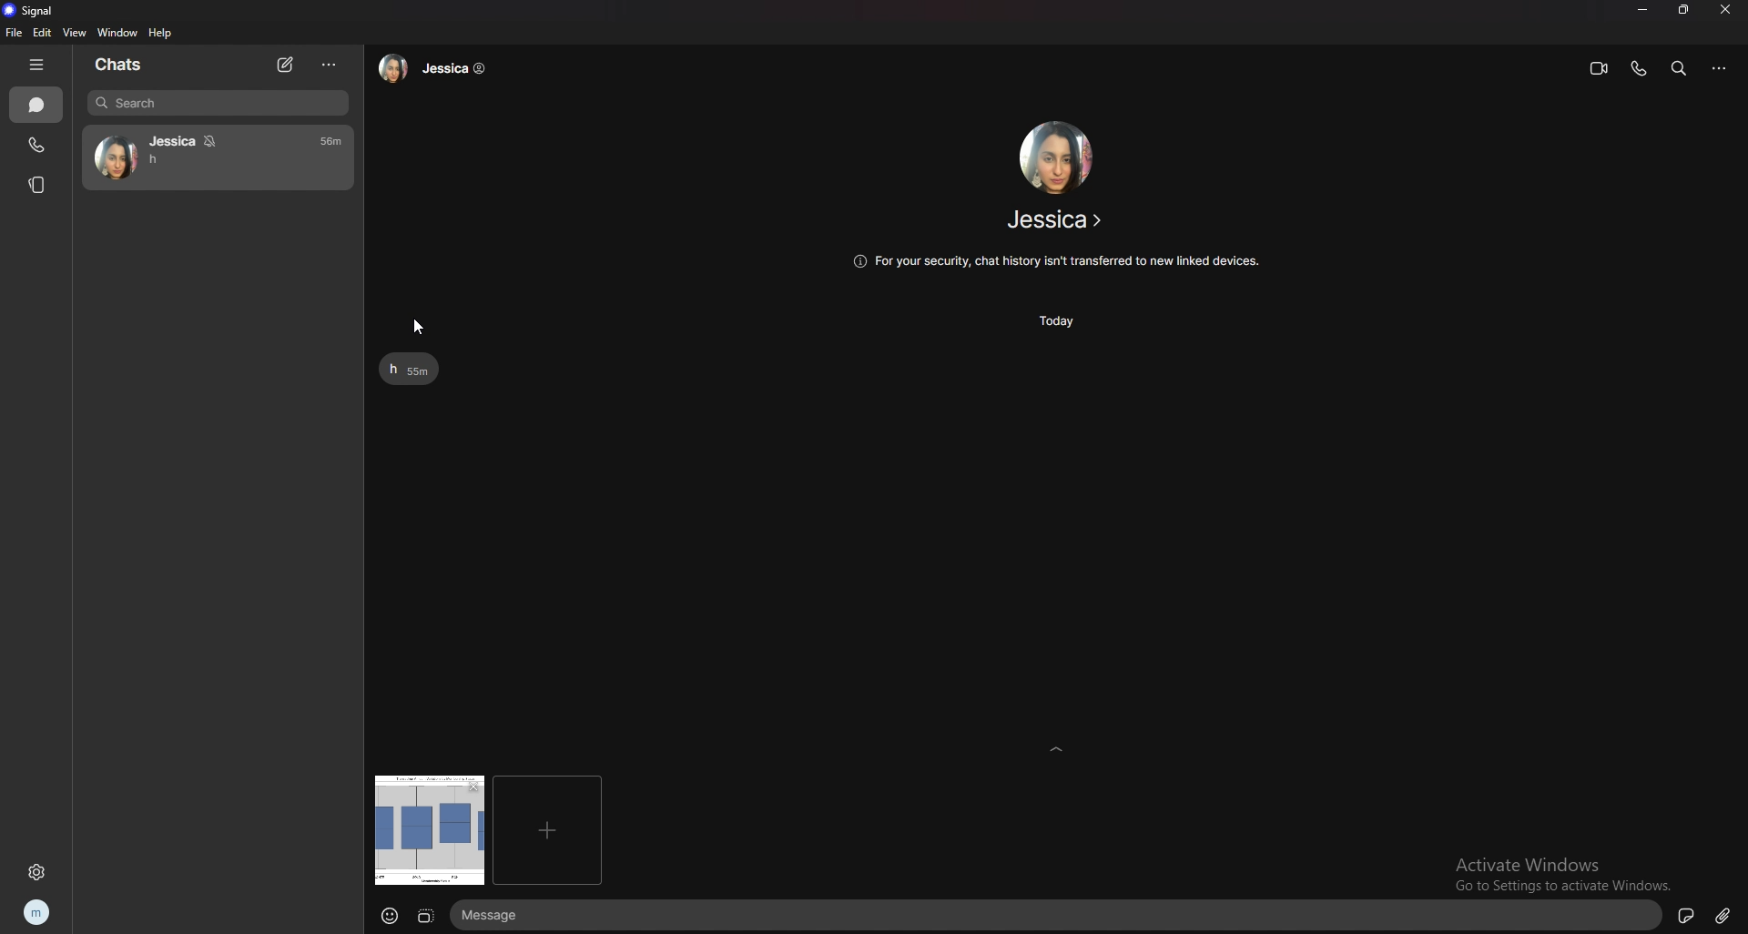 Image resolution: width=1748 pixels, height=934 pixels. What do you see at coordinates (118, 33) in the screenshot?
I see `window` at bounding box center [118, 33].